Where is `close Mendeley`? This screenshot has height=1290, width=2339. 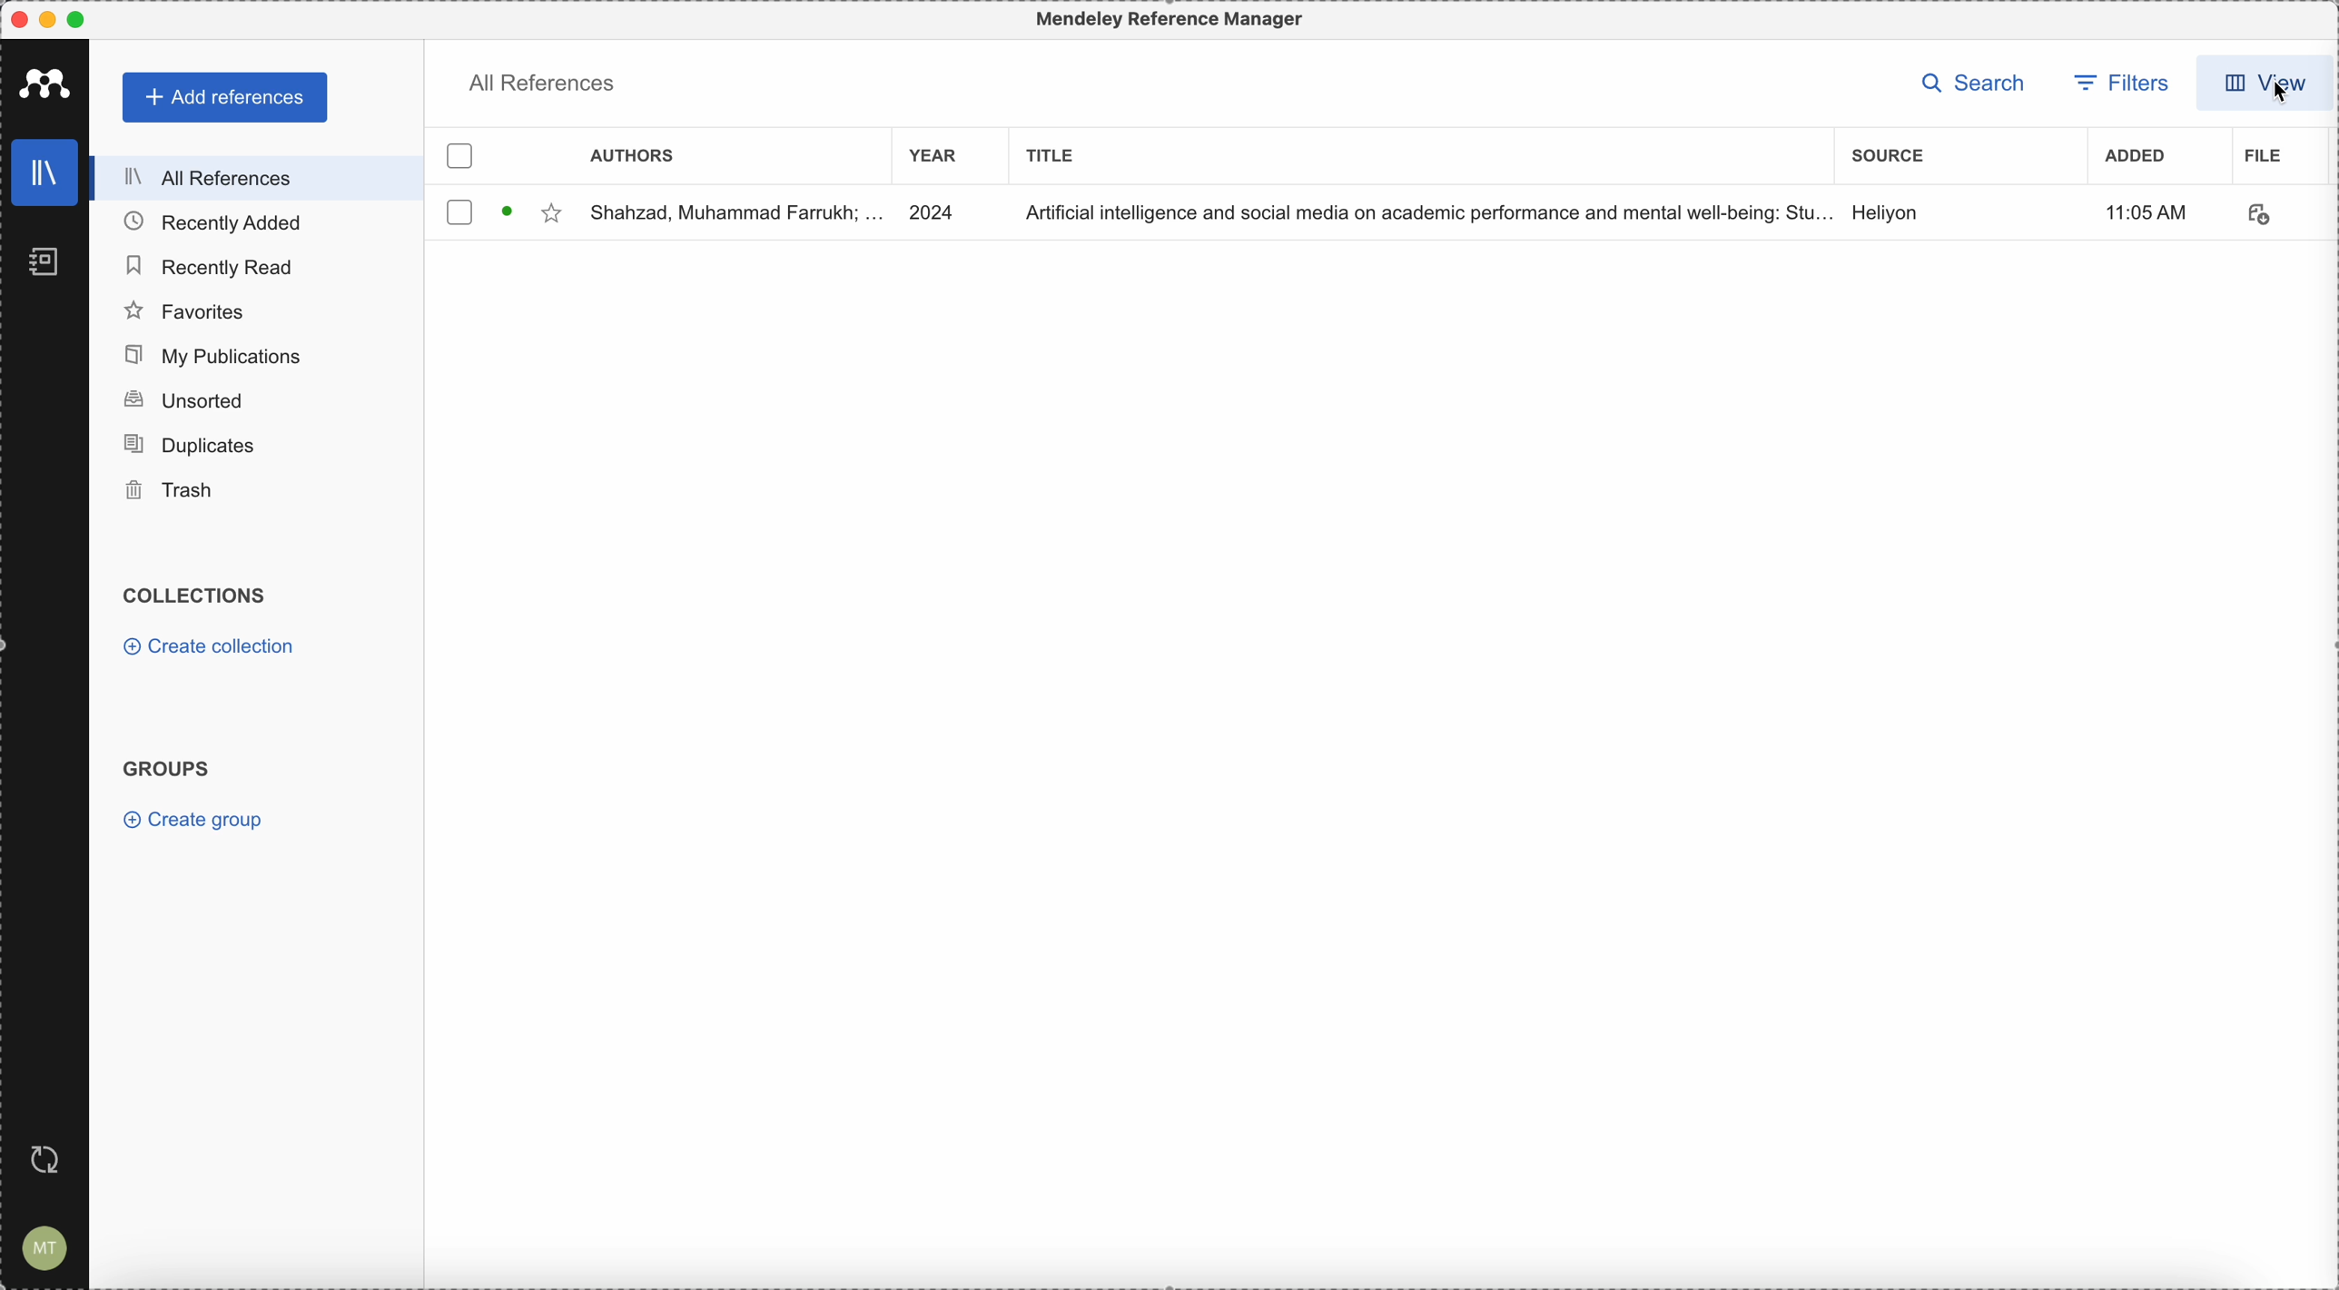 close Mendeley is located at coordinates (22, 20).